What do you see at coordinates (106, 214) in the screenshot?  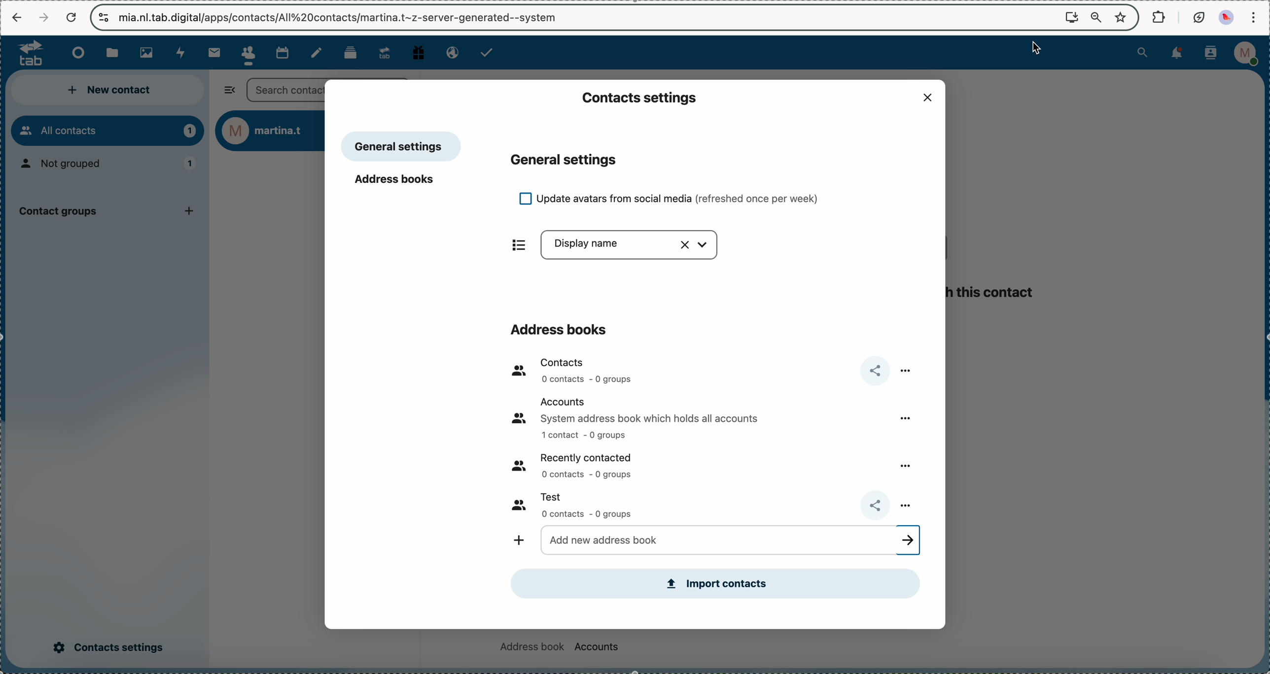 I see `contact group` at bounding box center [106, 214].